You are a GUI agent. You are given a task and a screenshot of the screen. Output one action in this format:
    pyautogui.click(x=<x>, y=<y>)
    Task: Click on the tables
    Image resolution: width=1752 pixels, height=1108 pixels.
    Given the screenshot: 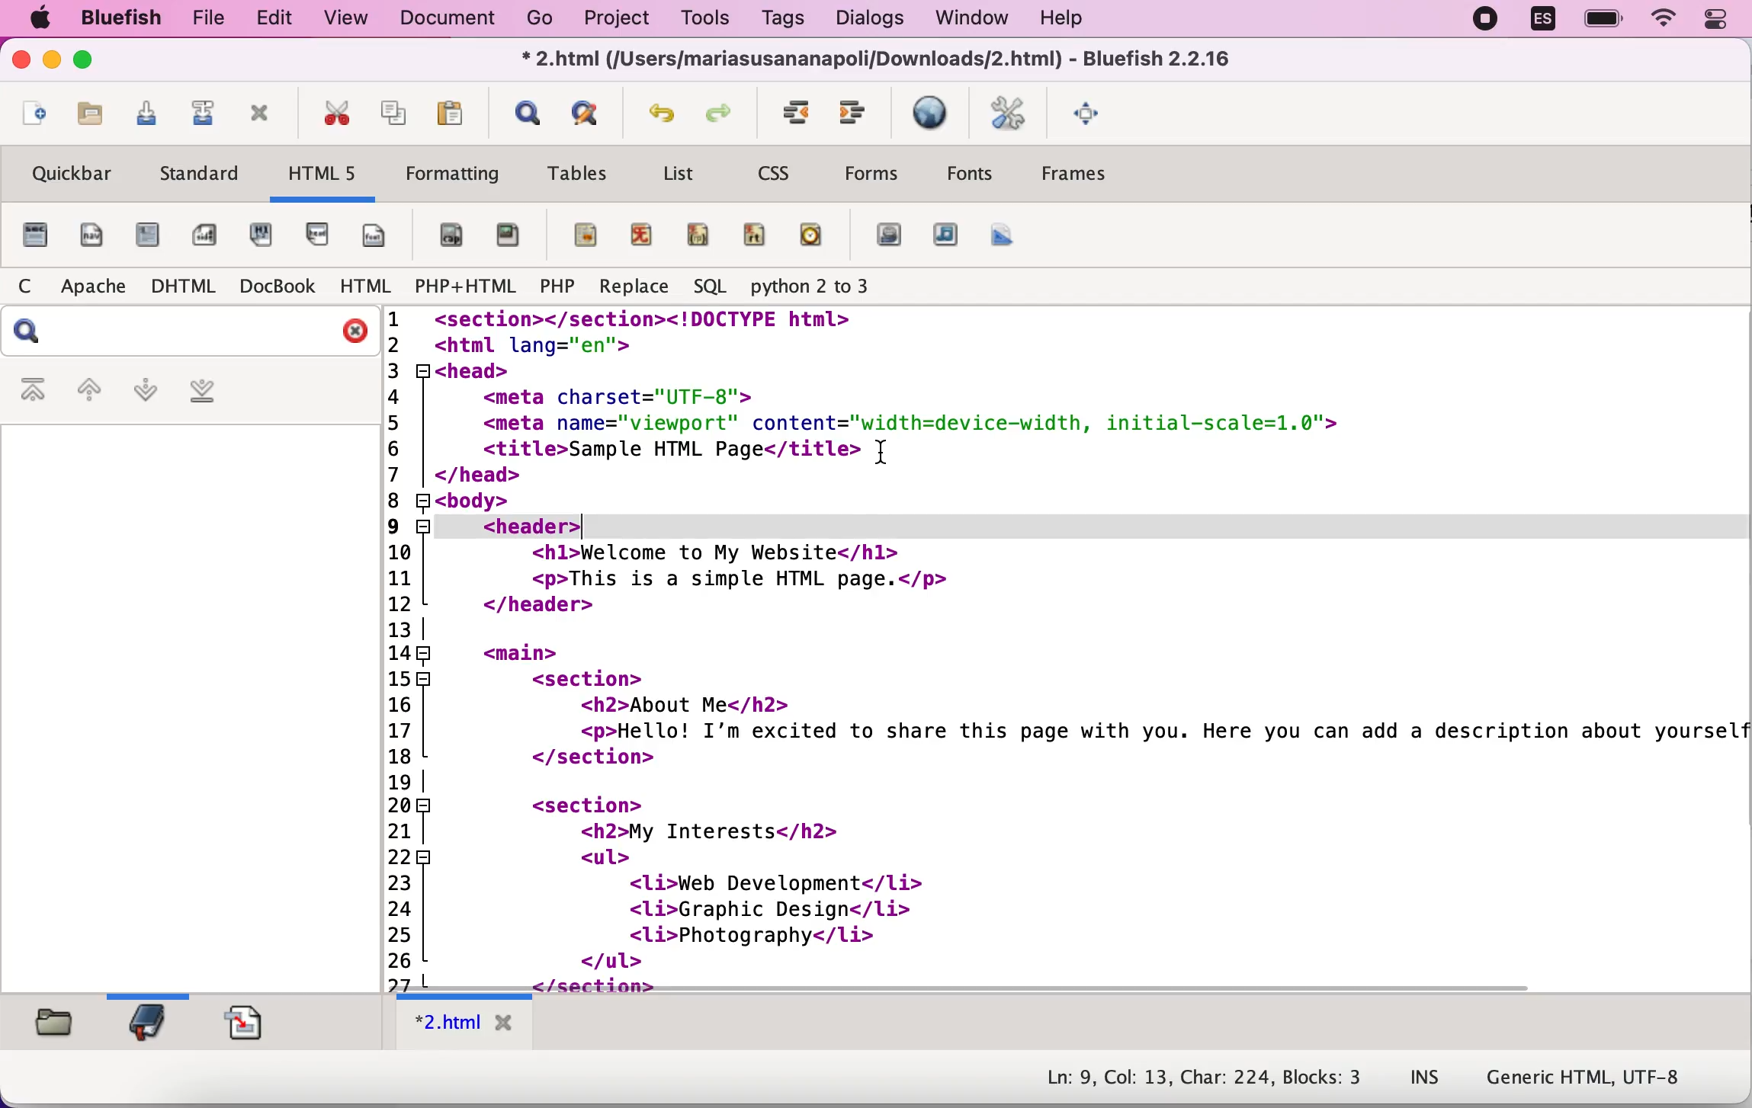 What is the action you would take?
    pyautogui.click(x=580, y=172)
    